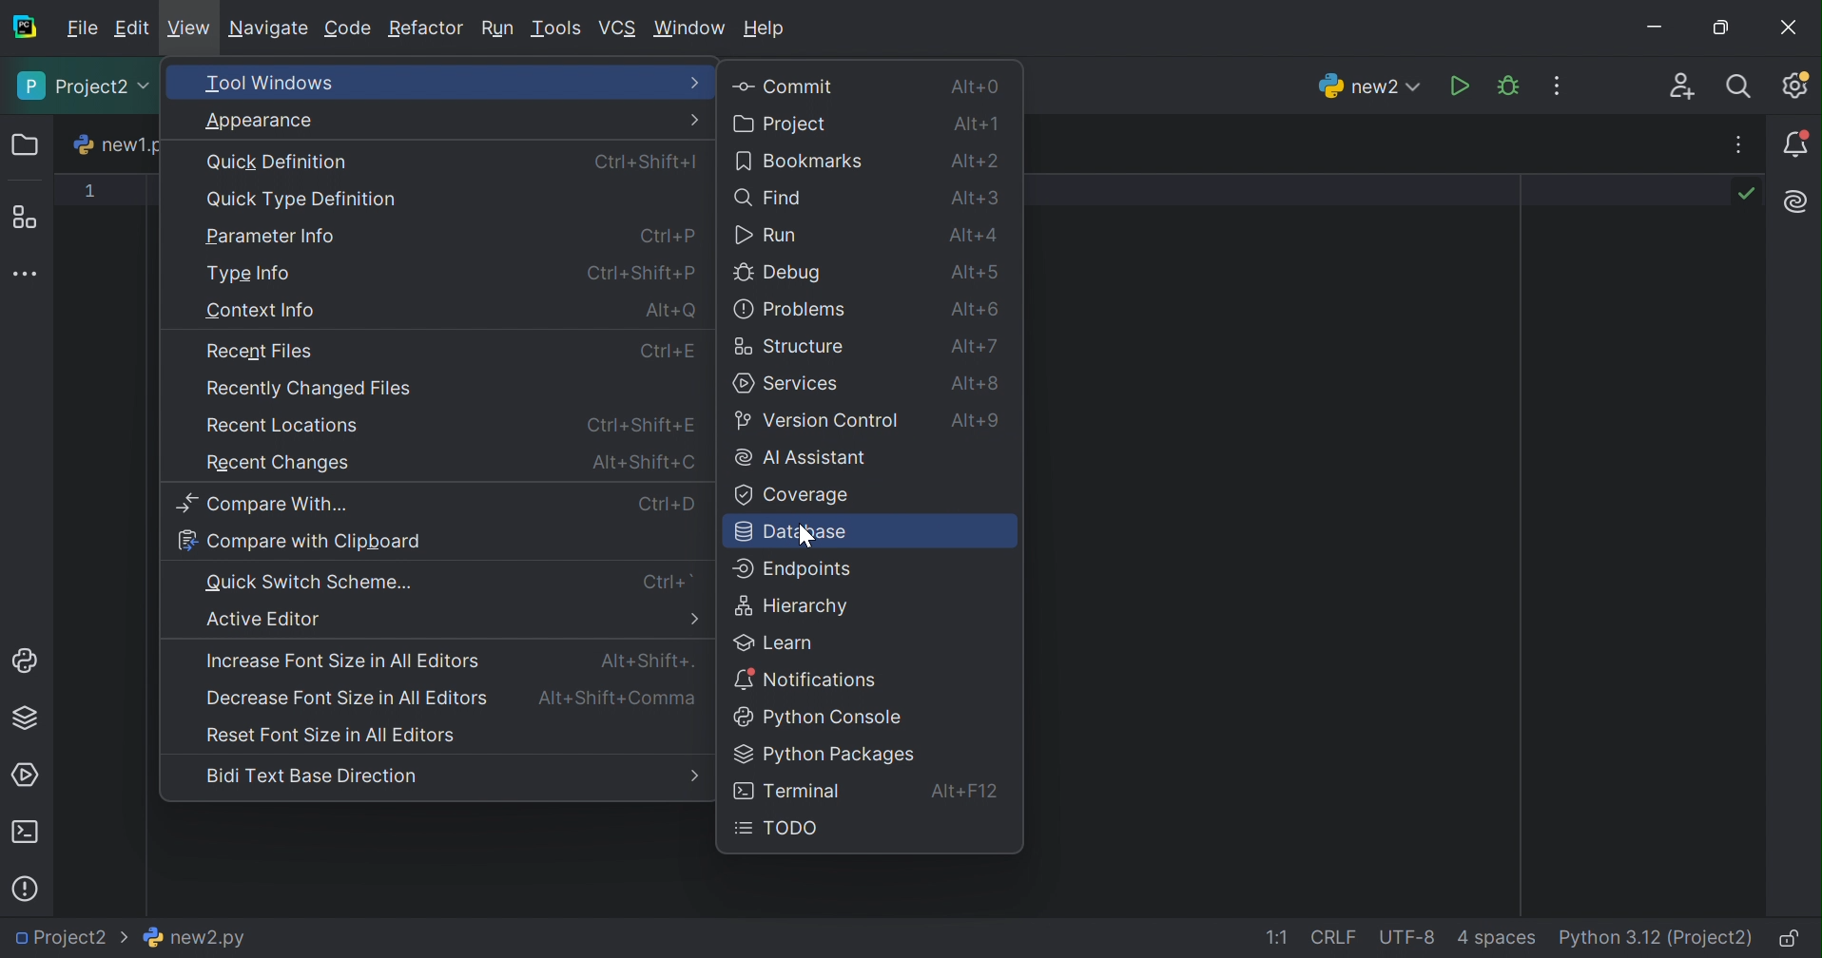 This screenshot has width=1822, height=958. What do you see at coordinates (618, 700) in the screenshot?
I see `Alt+Shift+Comma` at bounding box center [618, 700].